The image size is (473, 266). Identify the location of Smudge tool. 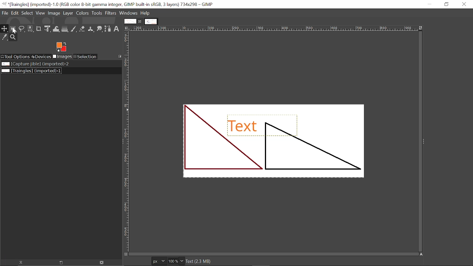
(100, 30).